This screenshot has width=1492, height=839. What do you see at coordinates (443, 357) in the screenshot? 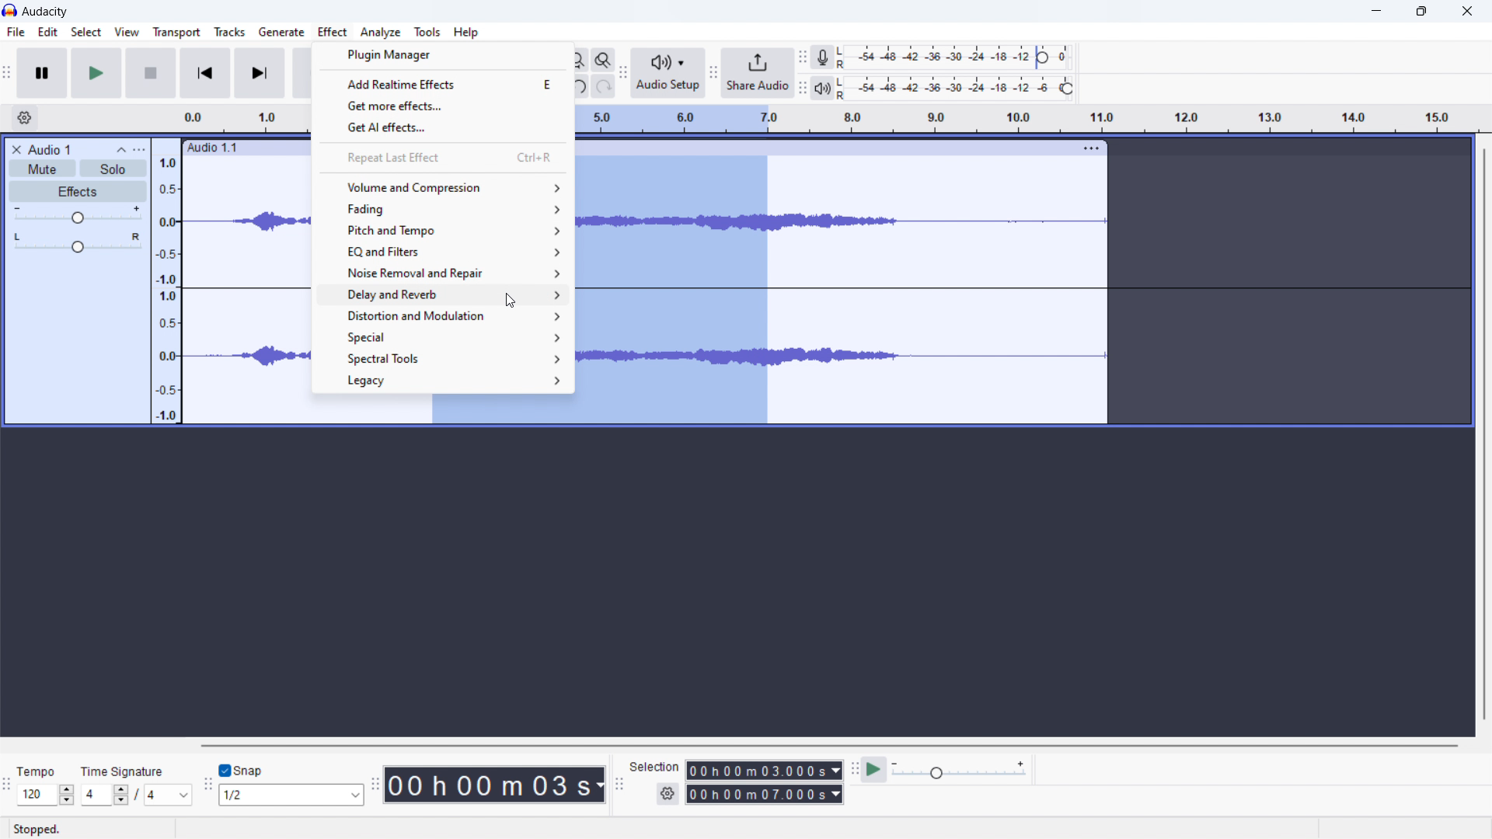
I see `spectral tools` at bounding box center [443, 357].